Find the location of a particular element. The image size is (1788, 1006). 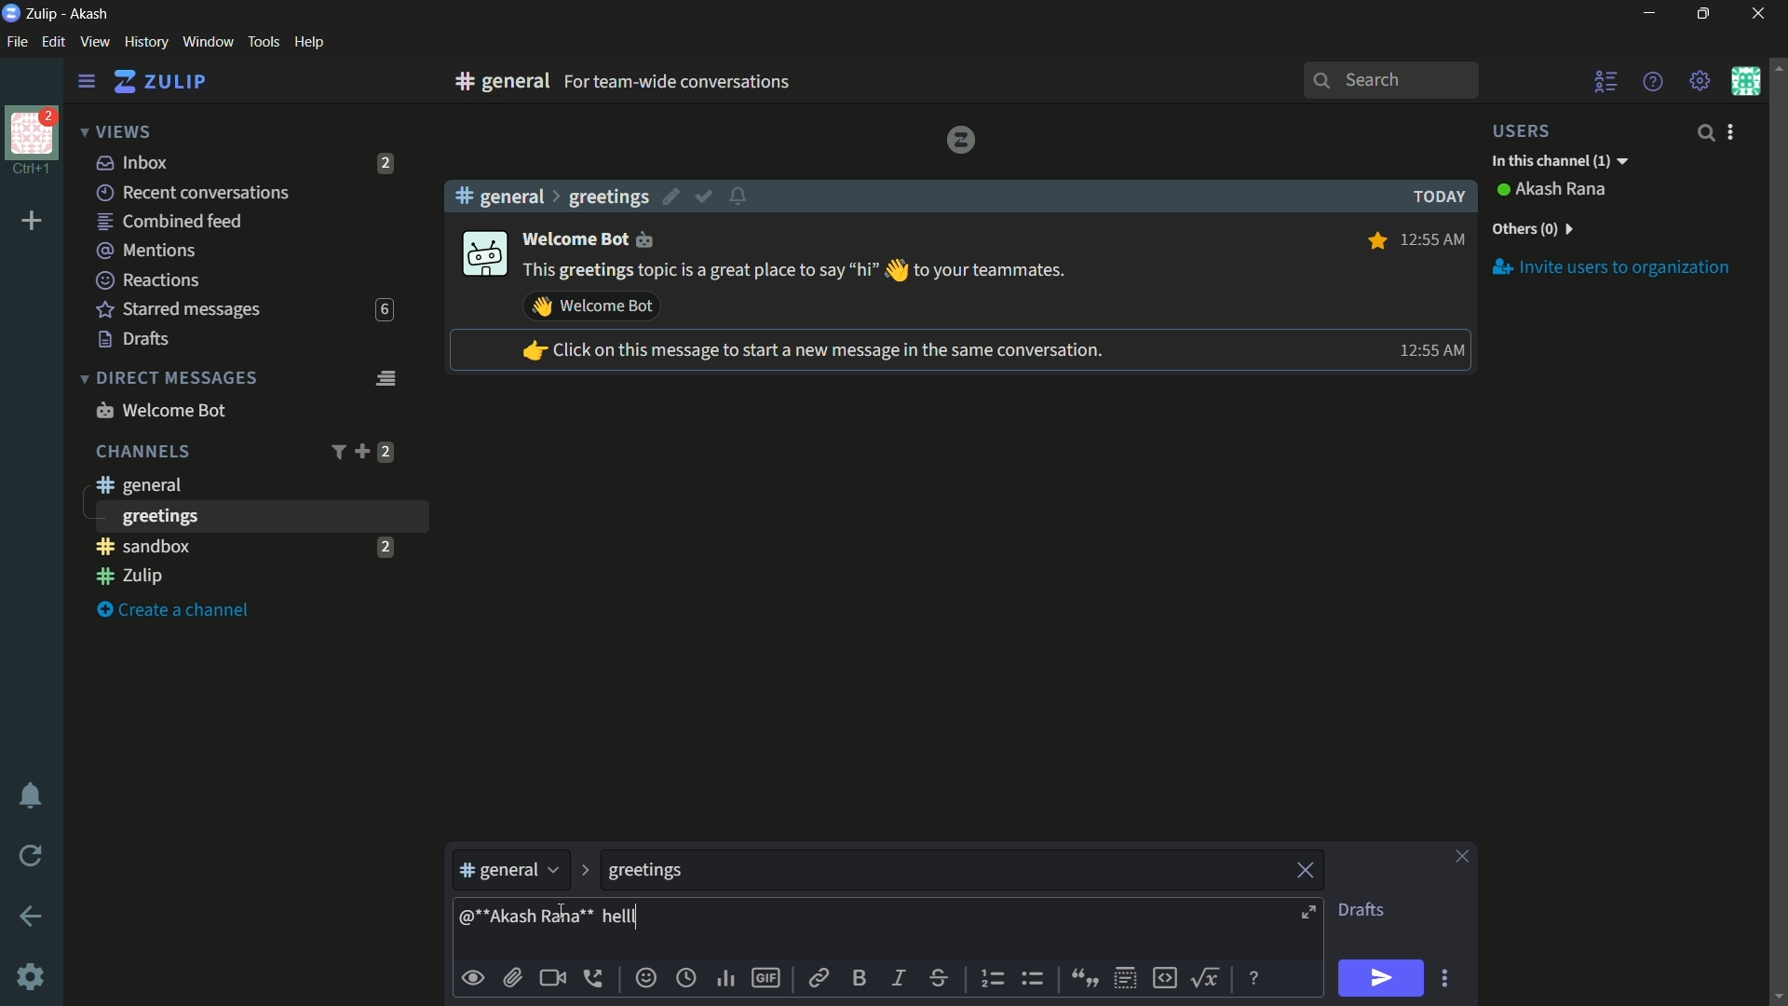

remove topic is located at coordinates (1308, 868).